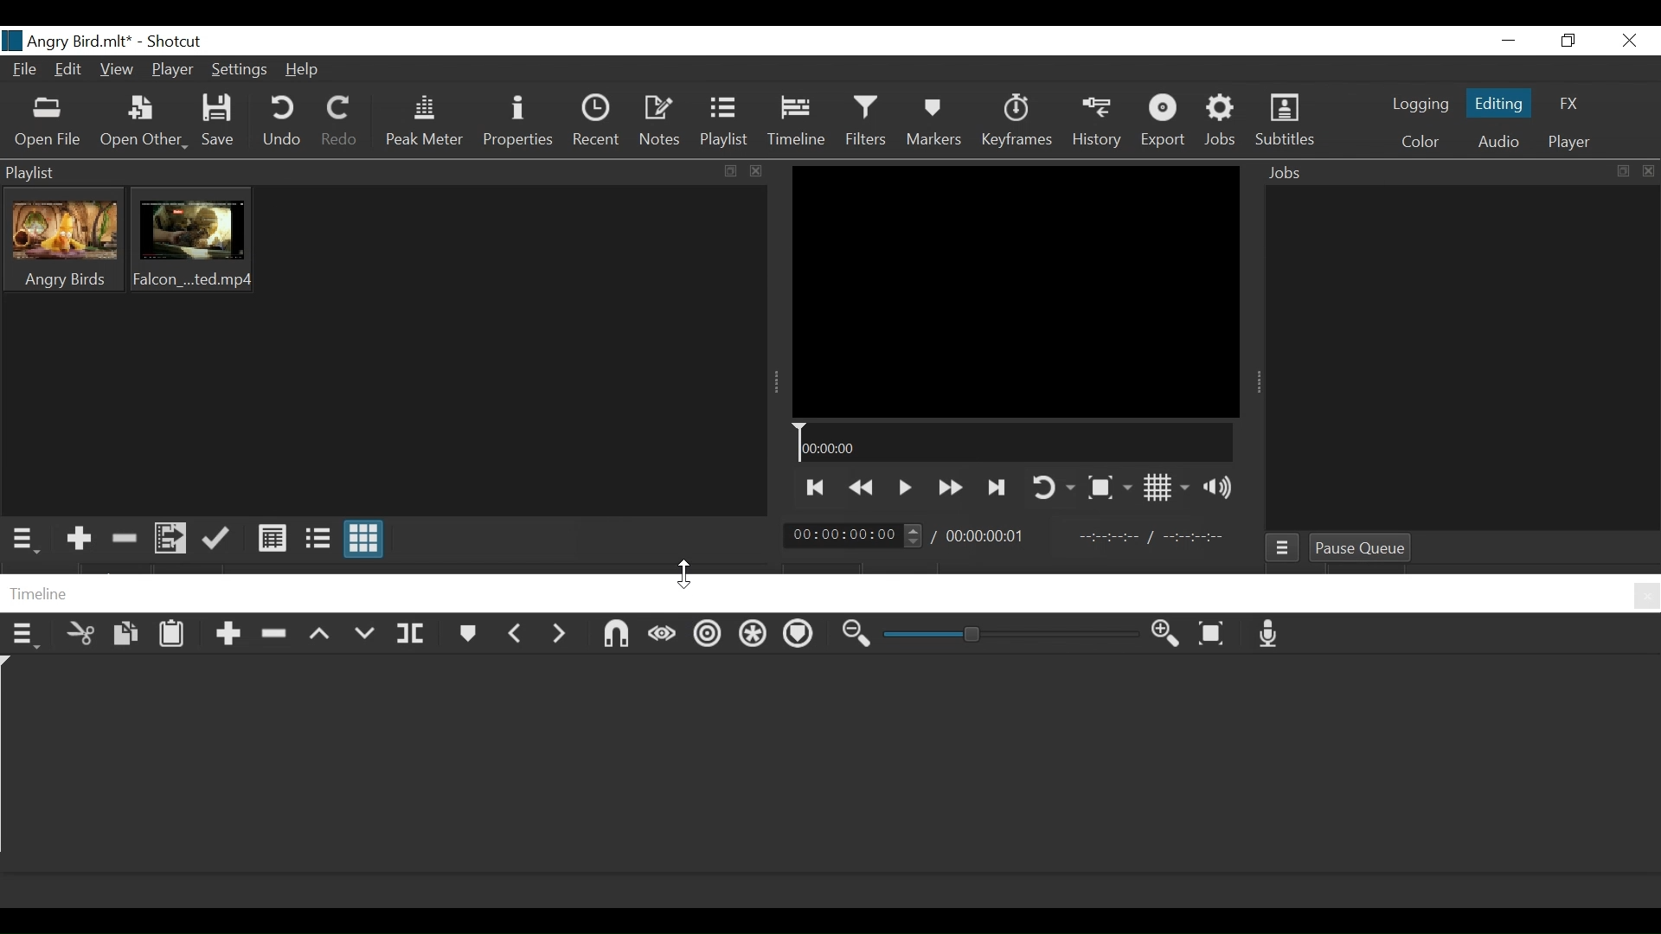 This screenshot has height=934, width=1661. I want to click on Timeline, so click(1013, 444).